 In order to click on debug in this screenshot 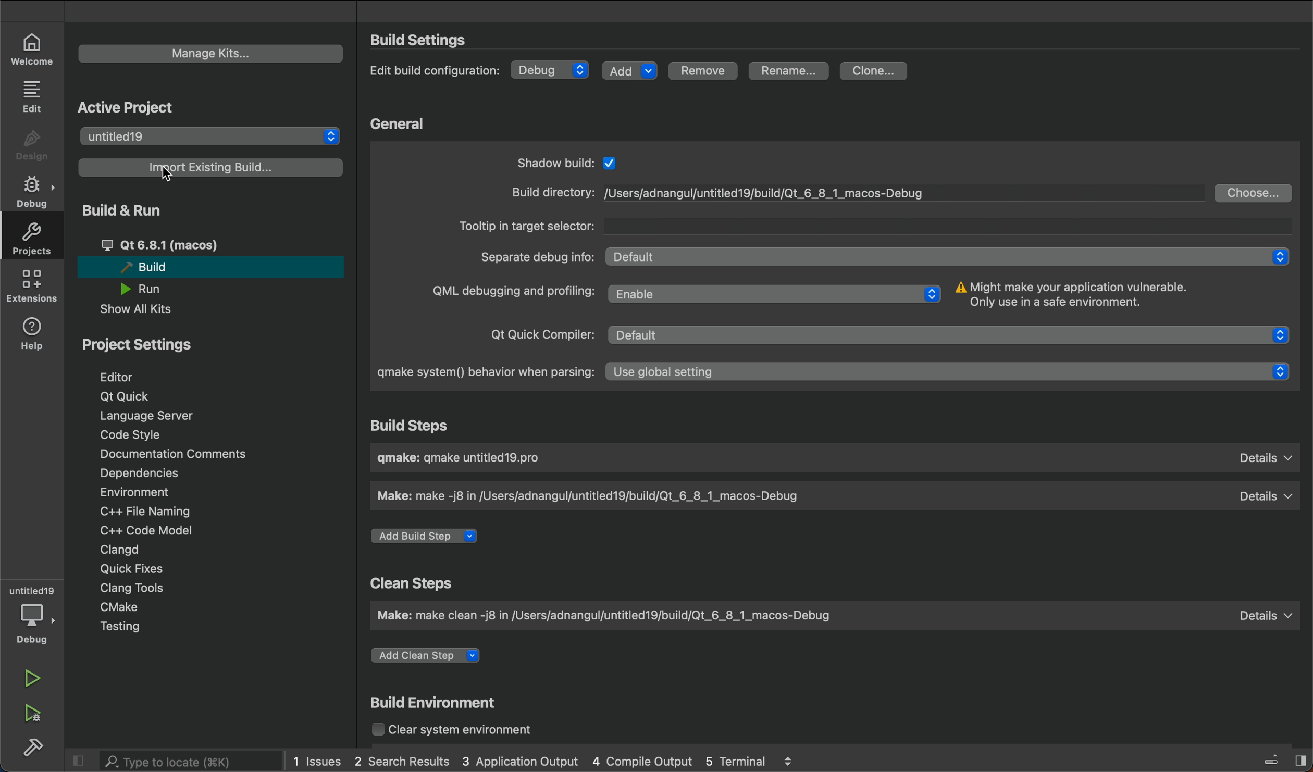, I will do `click(35, 624)`.